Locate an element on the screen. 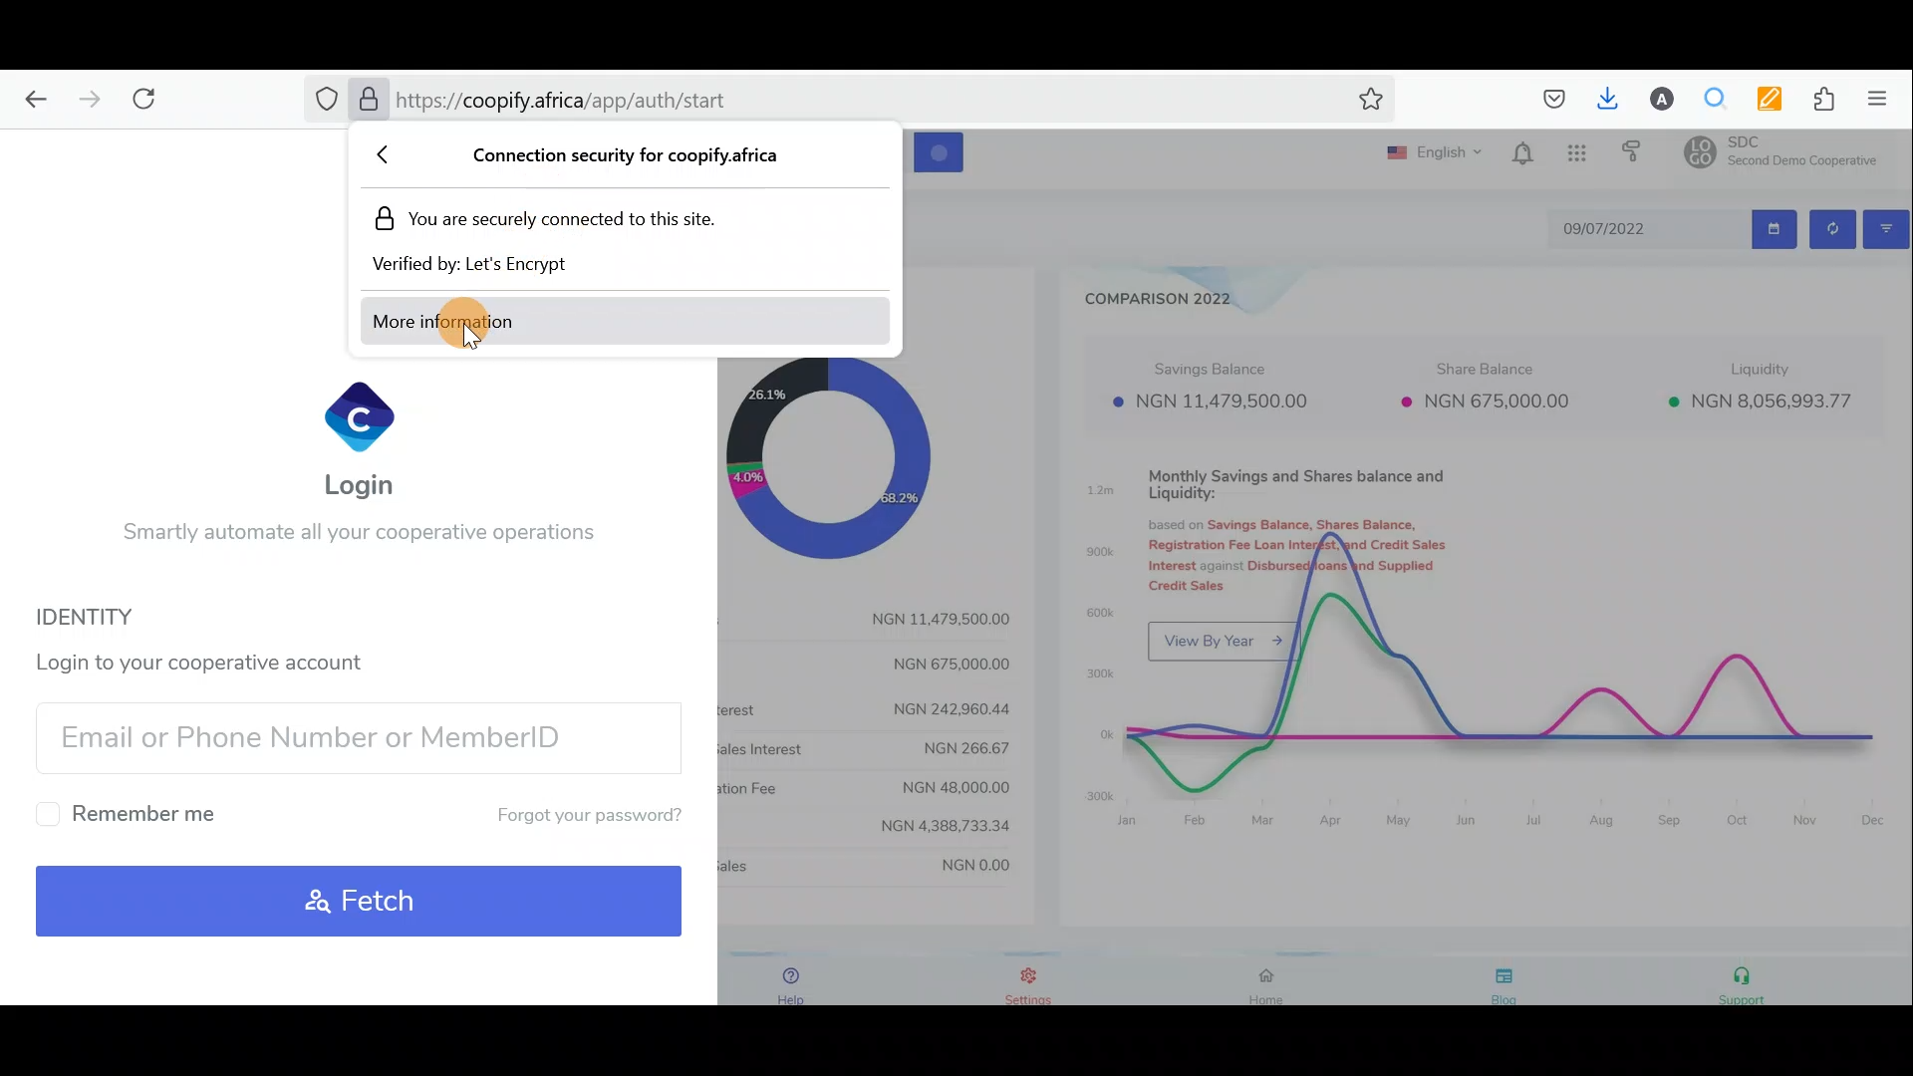  Email/Phone number/Member ID is located at coordinates (349, 735).